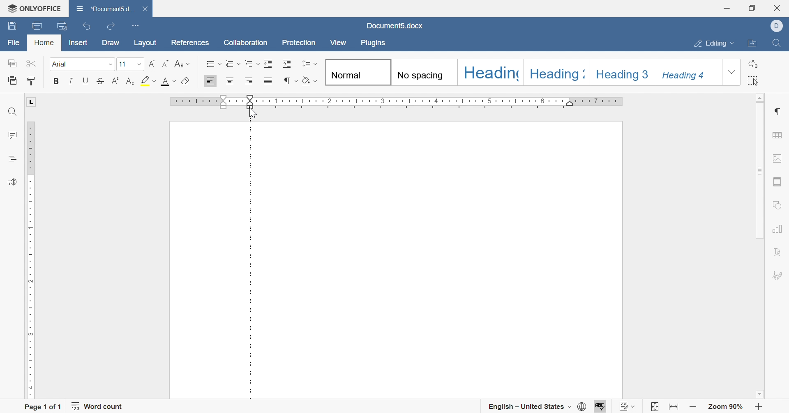 The height and width of the screenshot is (413, 789). Describe the element at coordinates (447, 102) in the screenshot. I see `ruler` at that location.